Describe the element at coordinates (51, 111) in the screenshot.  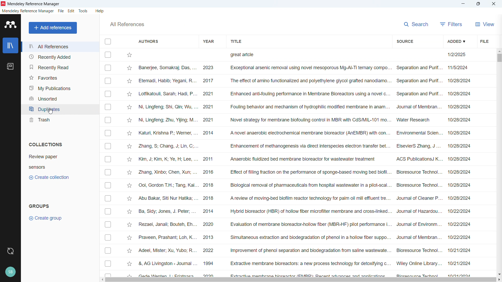
I see `cursor ` at that location.